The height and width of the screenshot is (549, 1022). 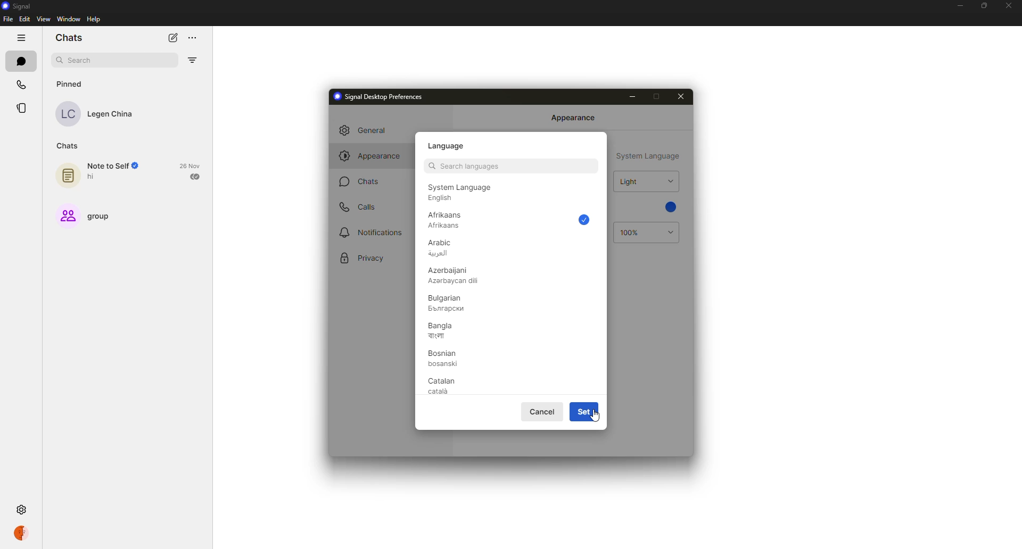 I want to click on note to self, so click(x=101, y=172).